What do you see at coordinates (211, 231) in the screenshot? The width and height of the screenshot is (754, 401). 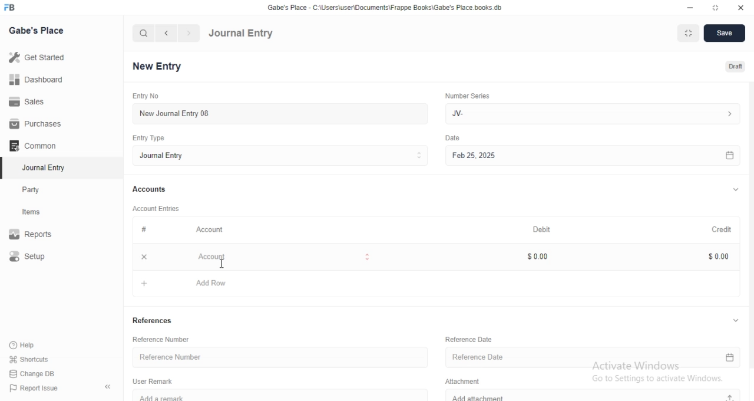 I see `Account` at bounding box center [211, 231].